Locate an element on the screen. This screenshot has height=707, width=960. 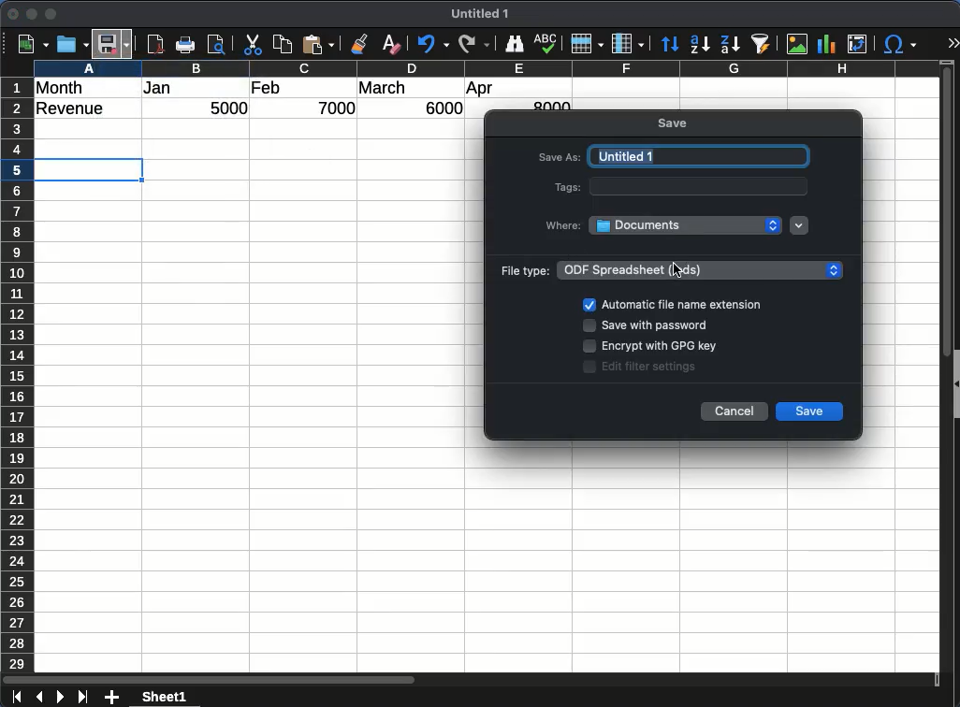
edit filter settings is located at coordinates (654, 367).